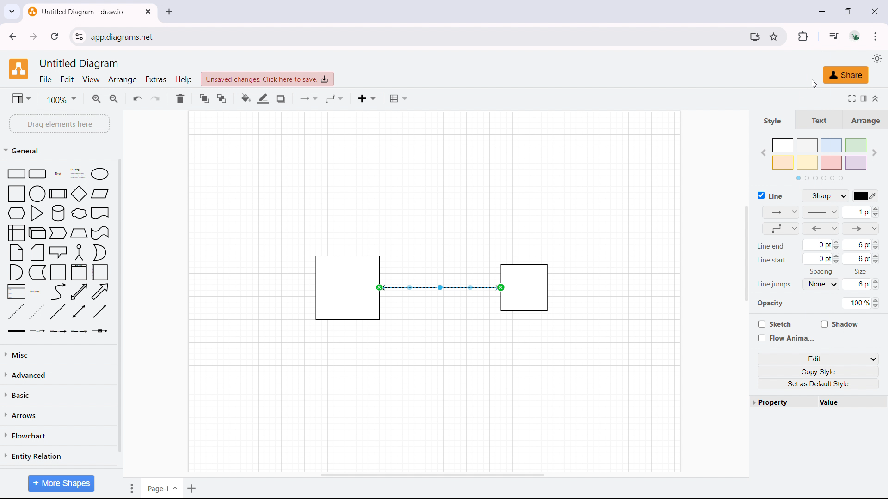 This screenshot has width=888, height=499. What do you see at coordinates (772, 262) in the screenshot?
I see `Line start` at bounding box center [772, 262].